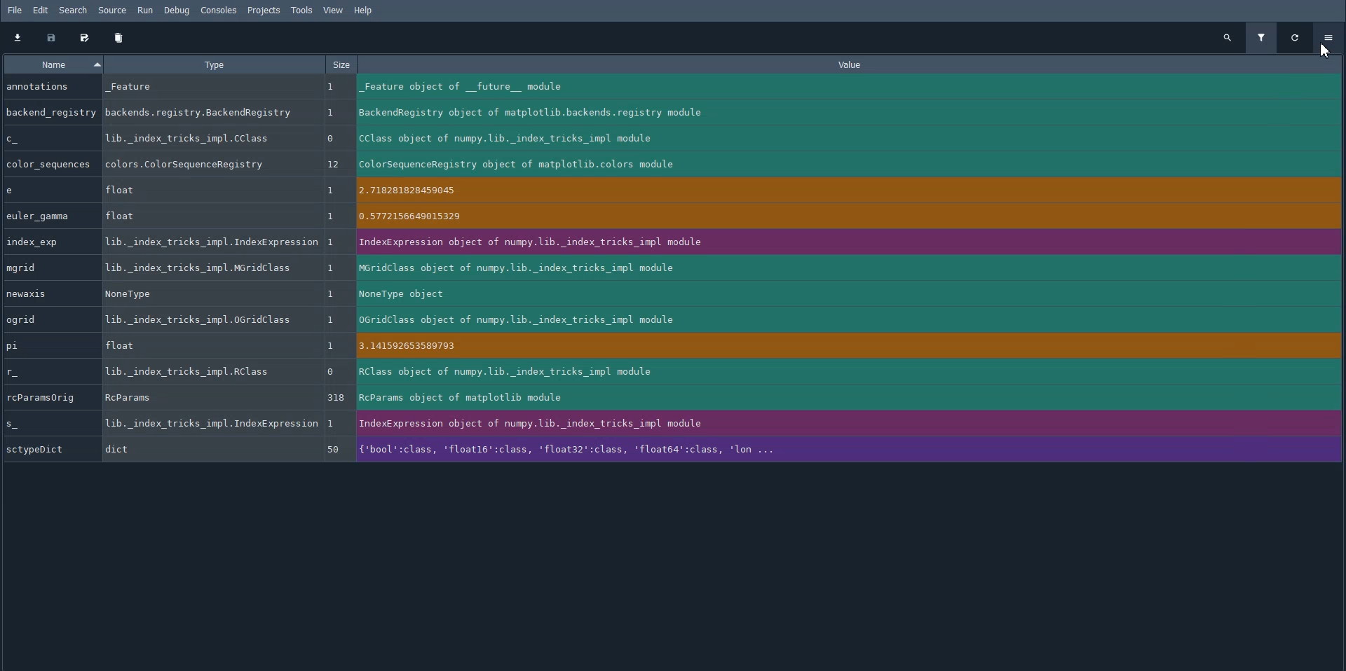 The width and height of the screenshot is (1346, 671). Describe the element at coordinates (203, 111) in the screenshot. I see `type value` at that location.